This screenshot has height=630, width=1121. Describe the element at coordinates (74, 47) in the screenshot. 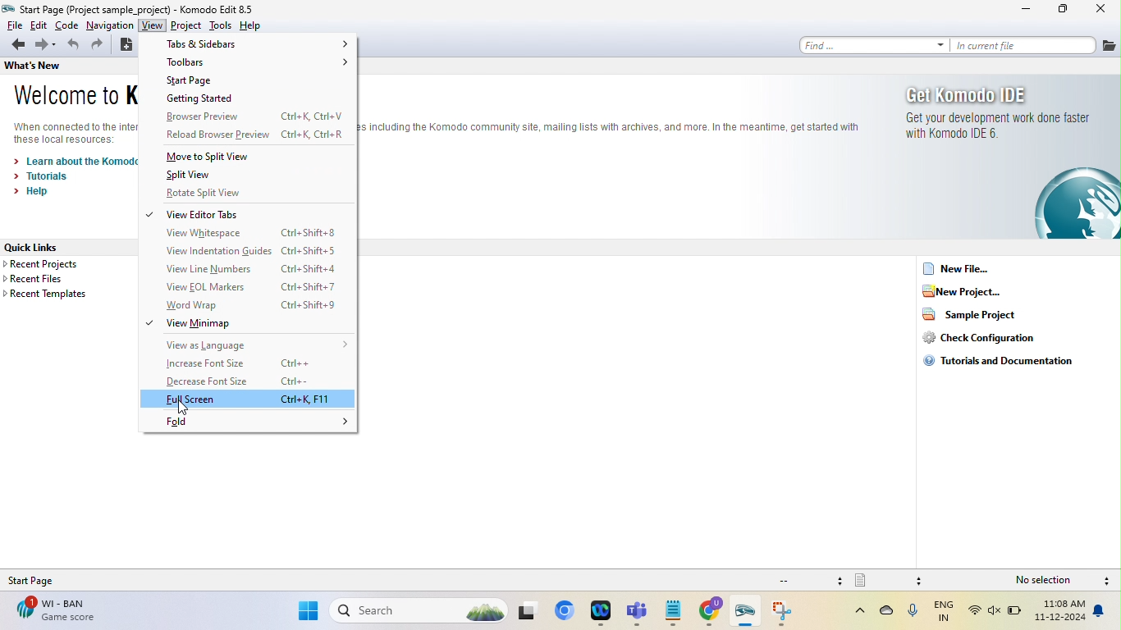

I see `undo` at that location.